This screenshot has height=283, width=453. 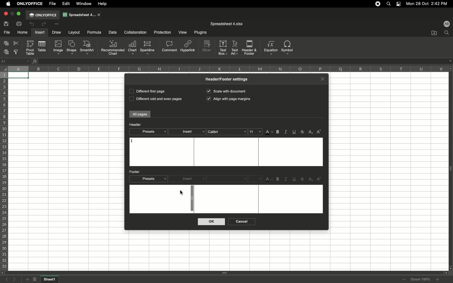 What do you see at coordinates (113, 32) in the screenshot?
I see `Data` at bounding box center [113, 32].